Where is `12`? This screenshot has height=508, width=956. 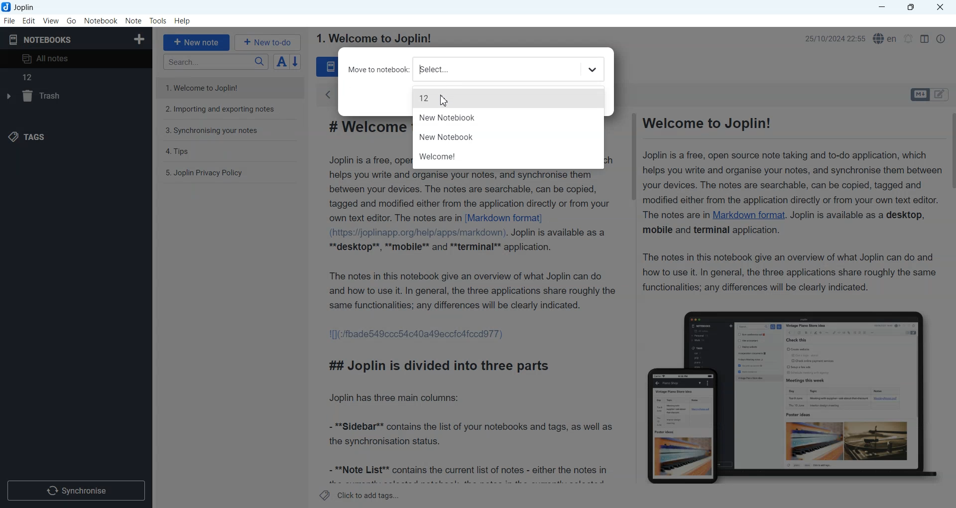 12 is located at coordinates (31, 78).